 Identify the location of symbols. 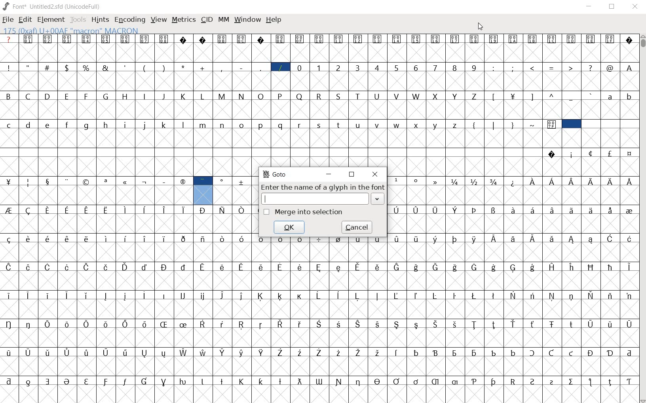
(317, 49).